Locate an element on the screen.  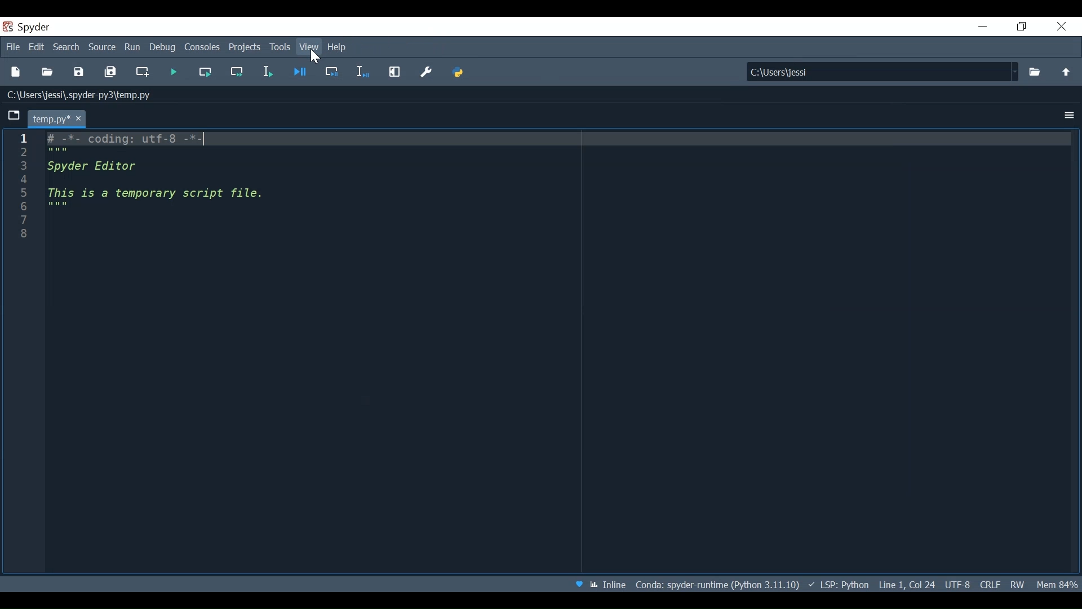
Maximize current pane is located at coordinates (394, 72).